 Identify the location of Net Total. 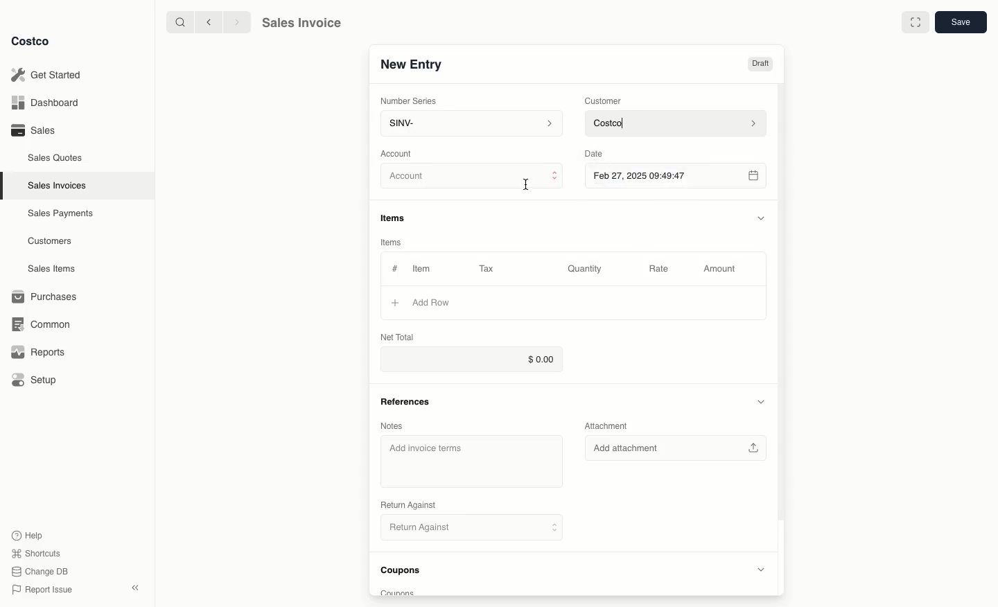
(398, 337).